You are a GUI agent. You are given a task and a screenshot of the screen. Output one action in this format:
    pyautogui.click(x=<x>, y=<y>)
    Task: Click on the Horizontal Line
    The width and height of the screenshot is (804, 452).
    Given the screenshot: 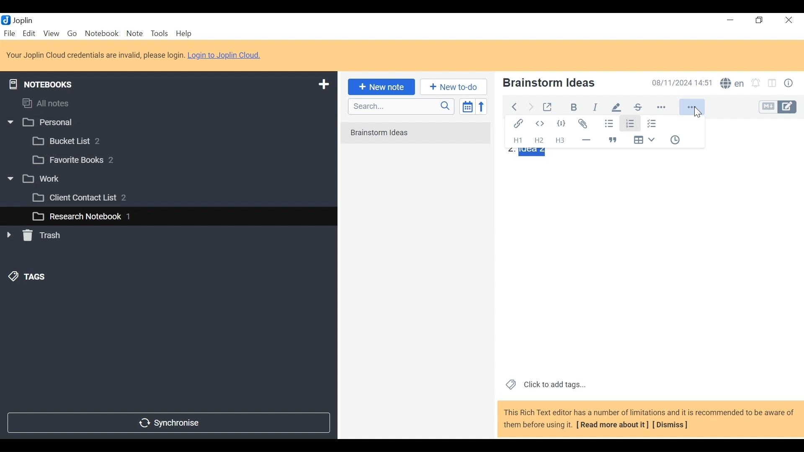 What is the action you would take?
    pyautogui.click(x=586, y=140)
    